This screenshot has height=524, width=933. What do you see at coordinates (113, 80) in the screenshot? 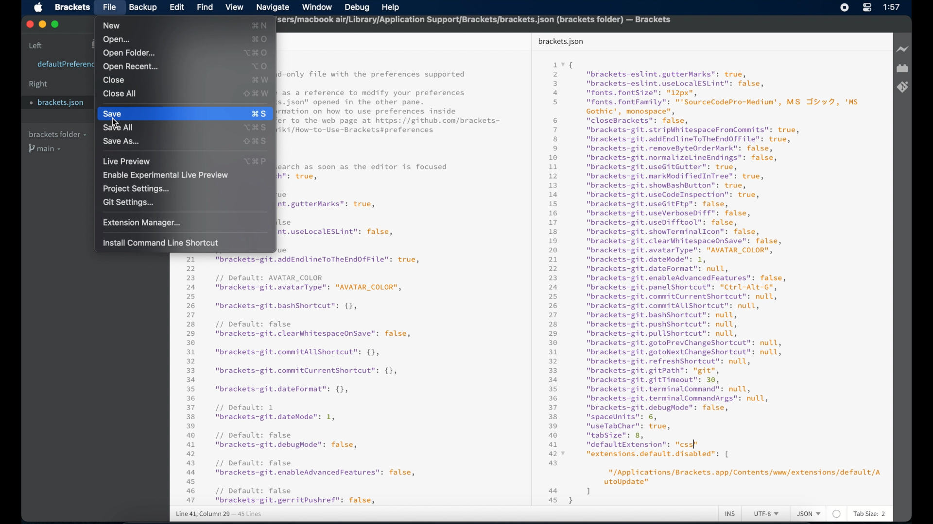
I see `close` at bounding box center [113, 80].